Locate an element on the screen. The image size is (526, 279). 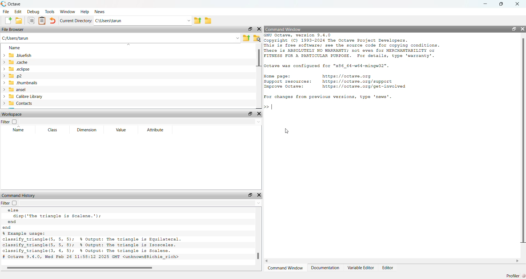
maximize is located at coordinates (502, 4).